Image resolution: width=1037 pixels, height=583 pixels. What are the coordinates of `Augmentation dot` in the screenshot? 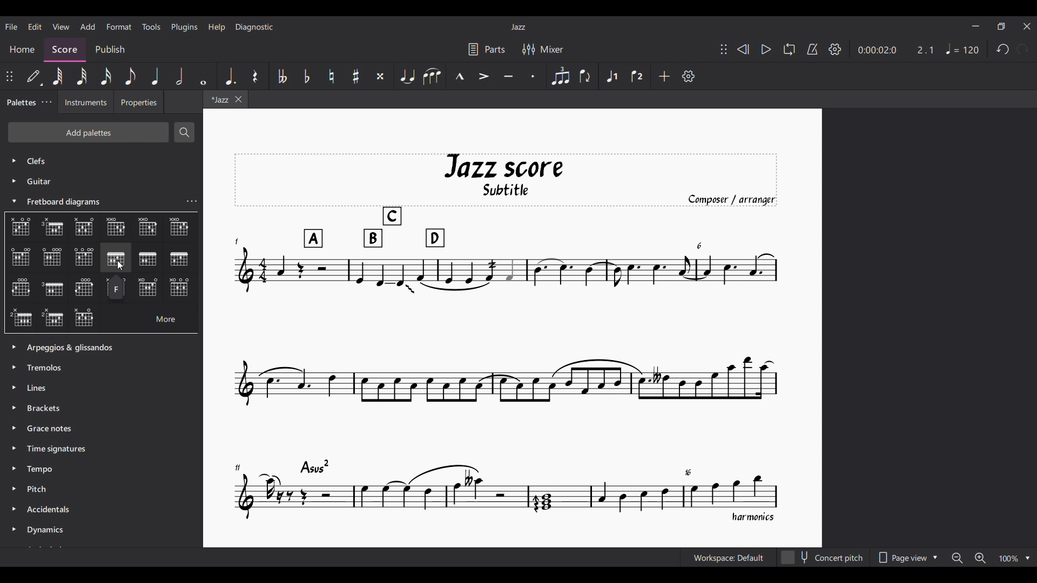 It's located at (230, 76).